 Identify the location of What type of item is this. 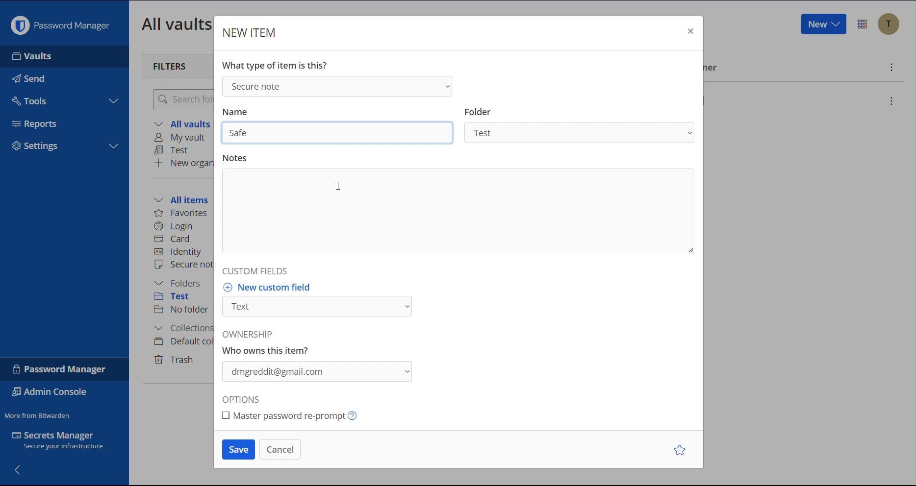
(274, 65).